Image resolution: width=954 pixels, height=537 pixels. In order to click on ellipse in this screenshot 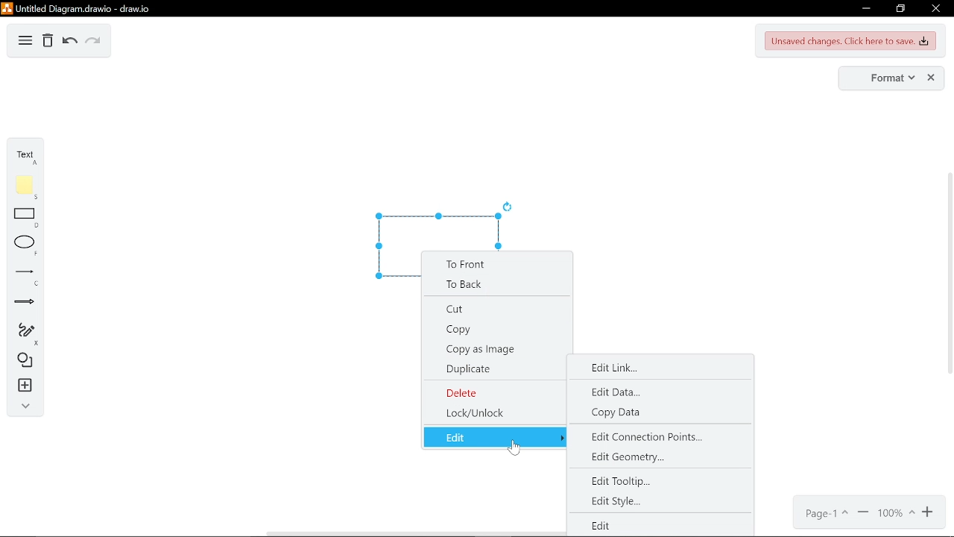, I will do `click(26, 246)`.